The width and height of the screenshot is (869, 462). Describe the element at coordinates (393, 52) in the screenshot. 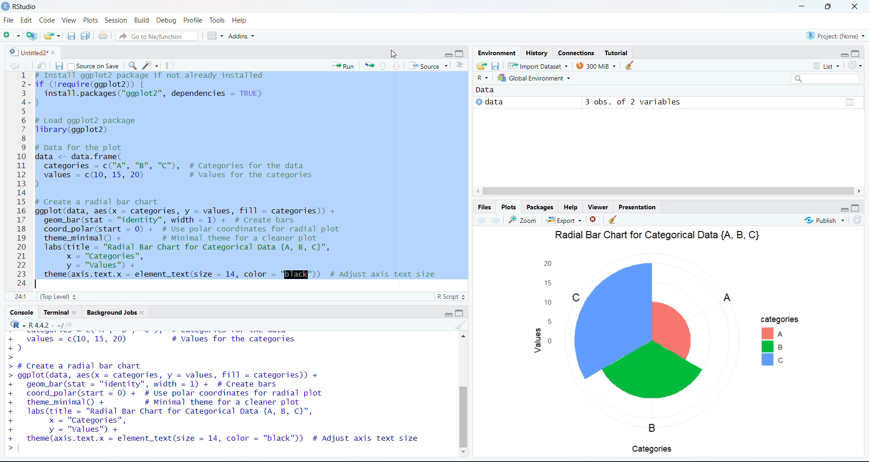

I see `cursor` at that location.